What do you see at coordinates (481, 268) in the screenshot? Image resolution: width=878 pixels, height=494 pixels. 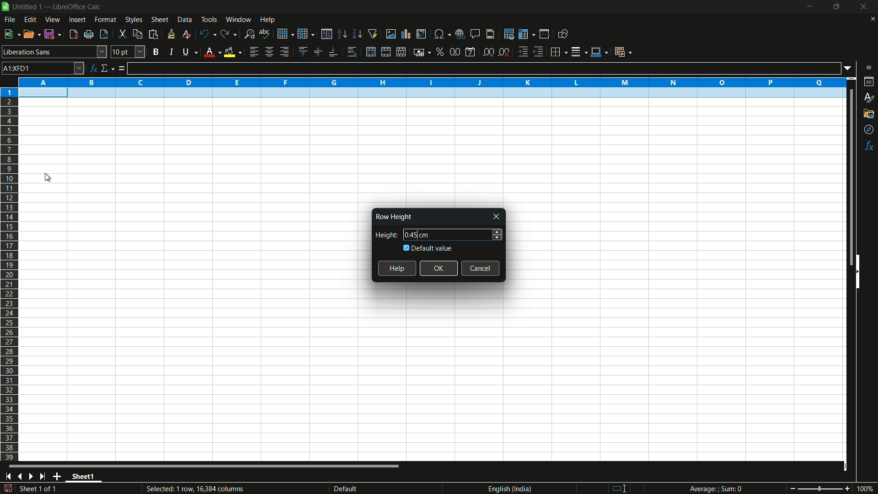 I see `cancel` at bounding box center [481, 268].